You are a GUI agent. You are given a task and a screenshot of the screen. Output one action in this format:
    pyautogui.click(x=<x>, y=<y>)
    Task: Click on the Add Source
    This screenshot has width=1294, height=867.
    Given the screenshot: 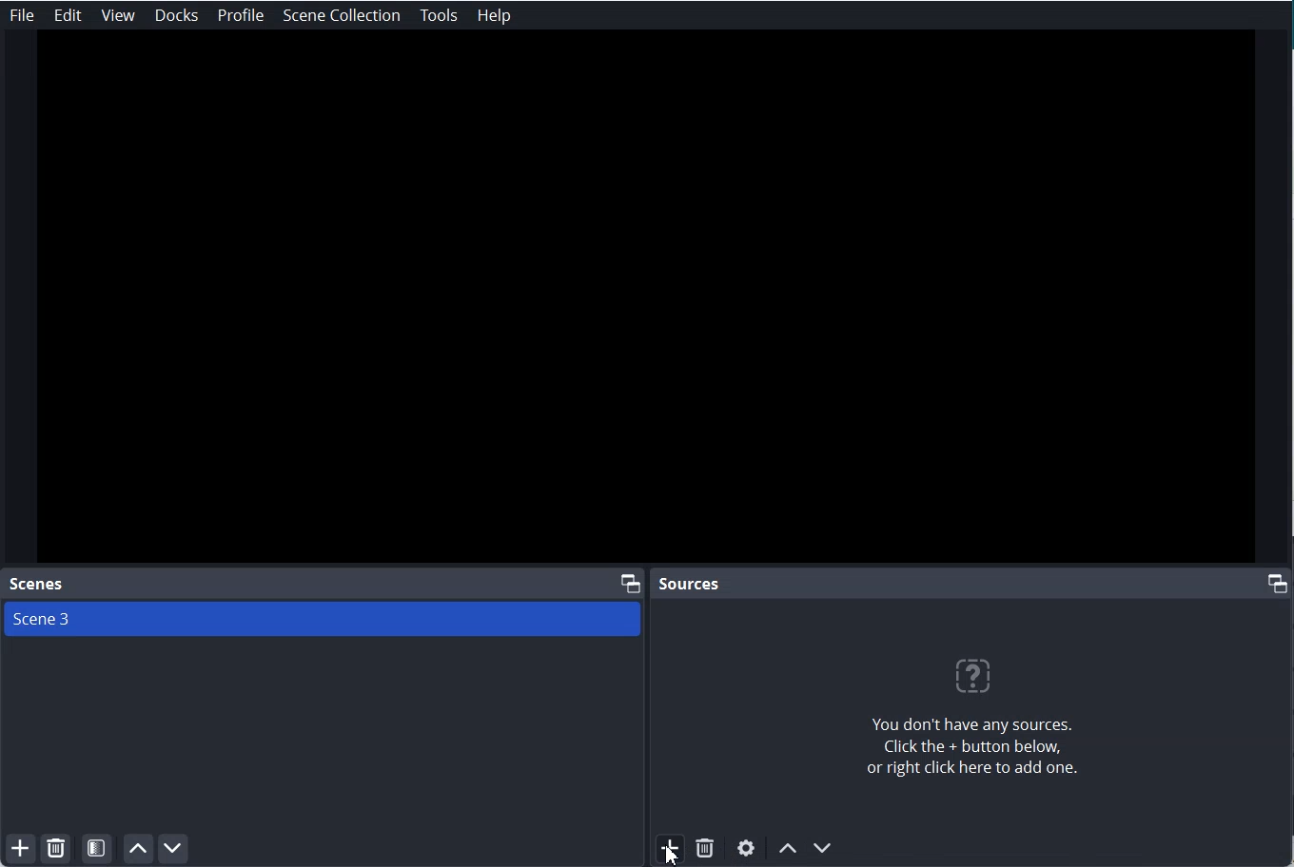 What is the action you would take?
    pyautogui.click(x=672, y=849)
    